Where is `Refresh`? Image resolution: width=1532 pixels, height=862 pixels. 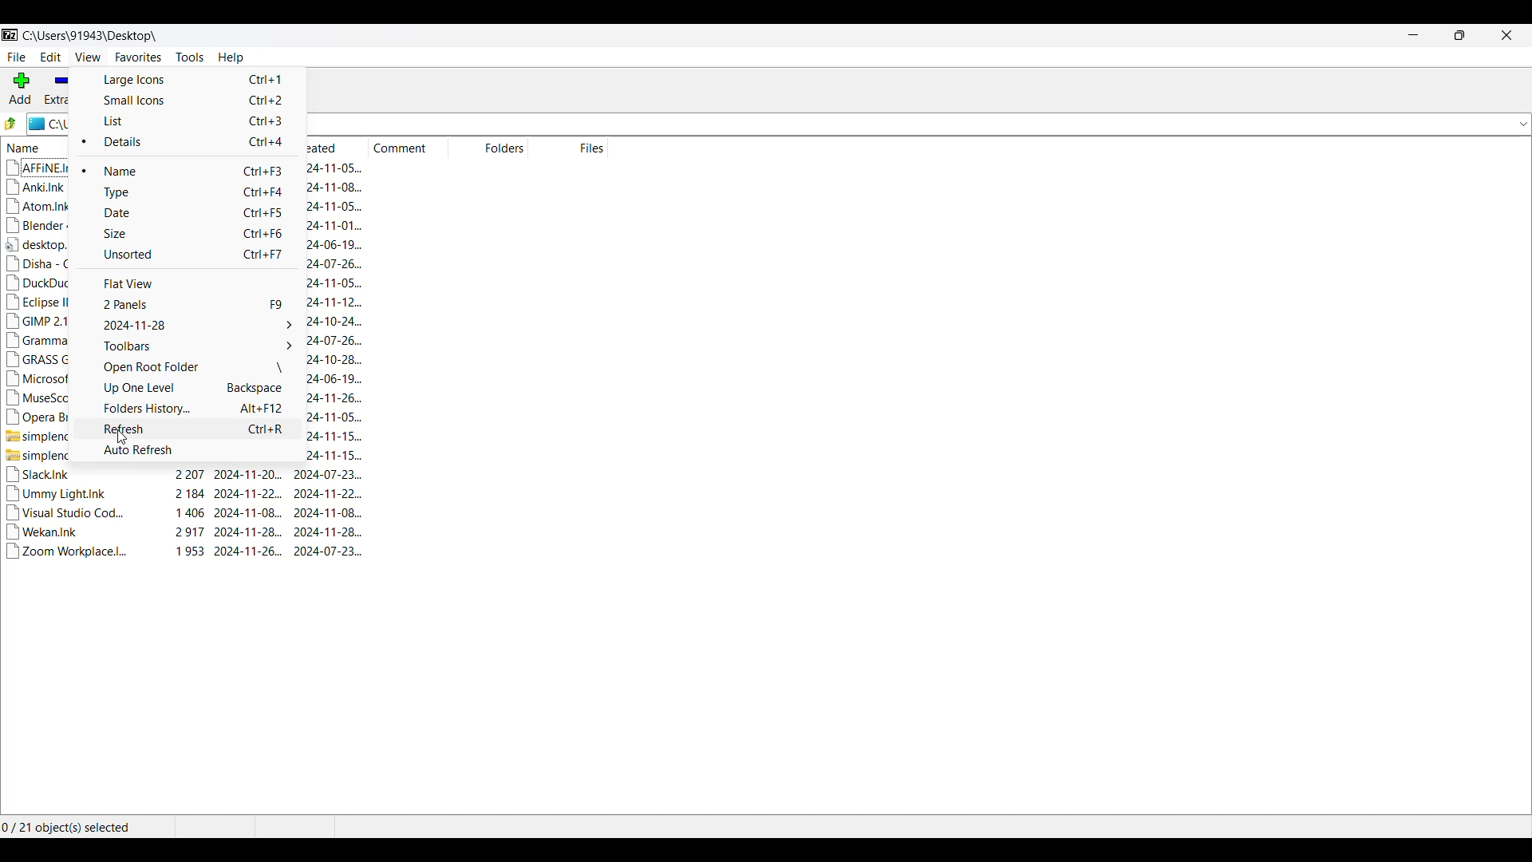
Refresh is located at coordinates (188, 429).